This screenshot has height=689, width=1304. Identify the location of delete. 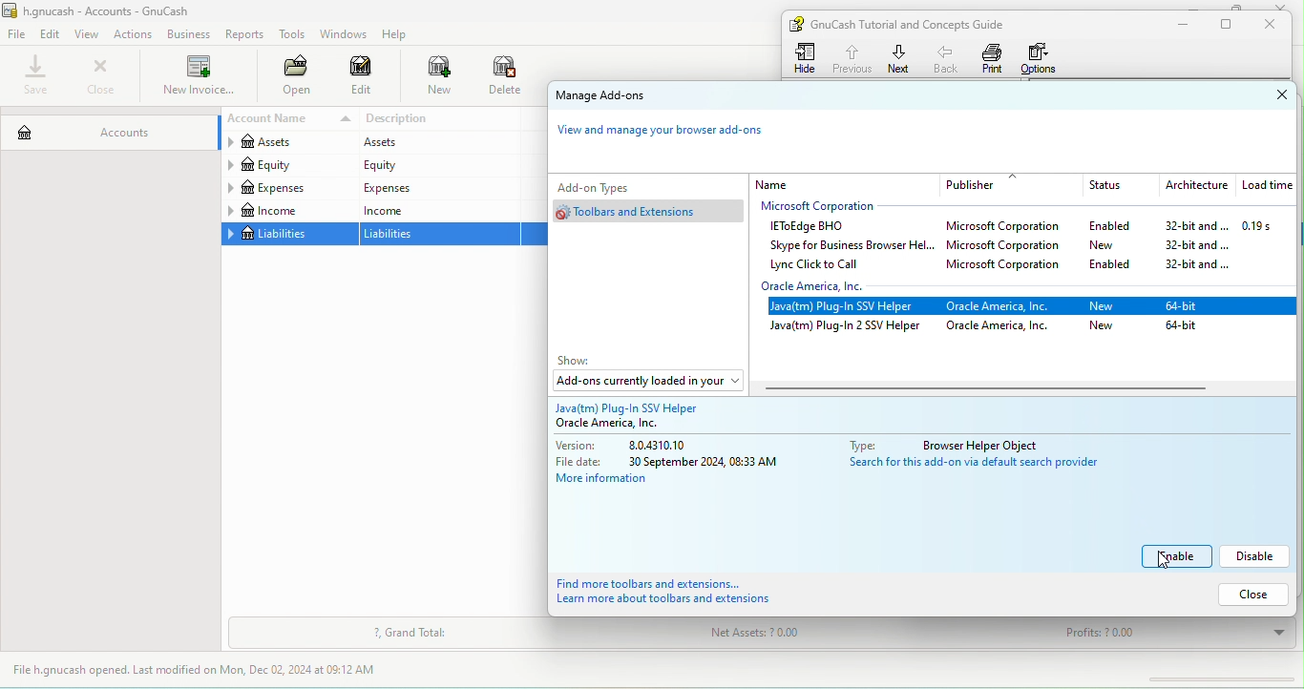
(507, 77).